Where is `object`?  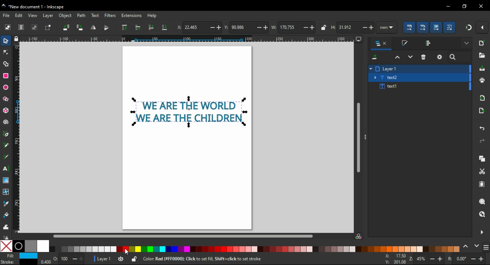 object is located at coordinates (65, 16).